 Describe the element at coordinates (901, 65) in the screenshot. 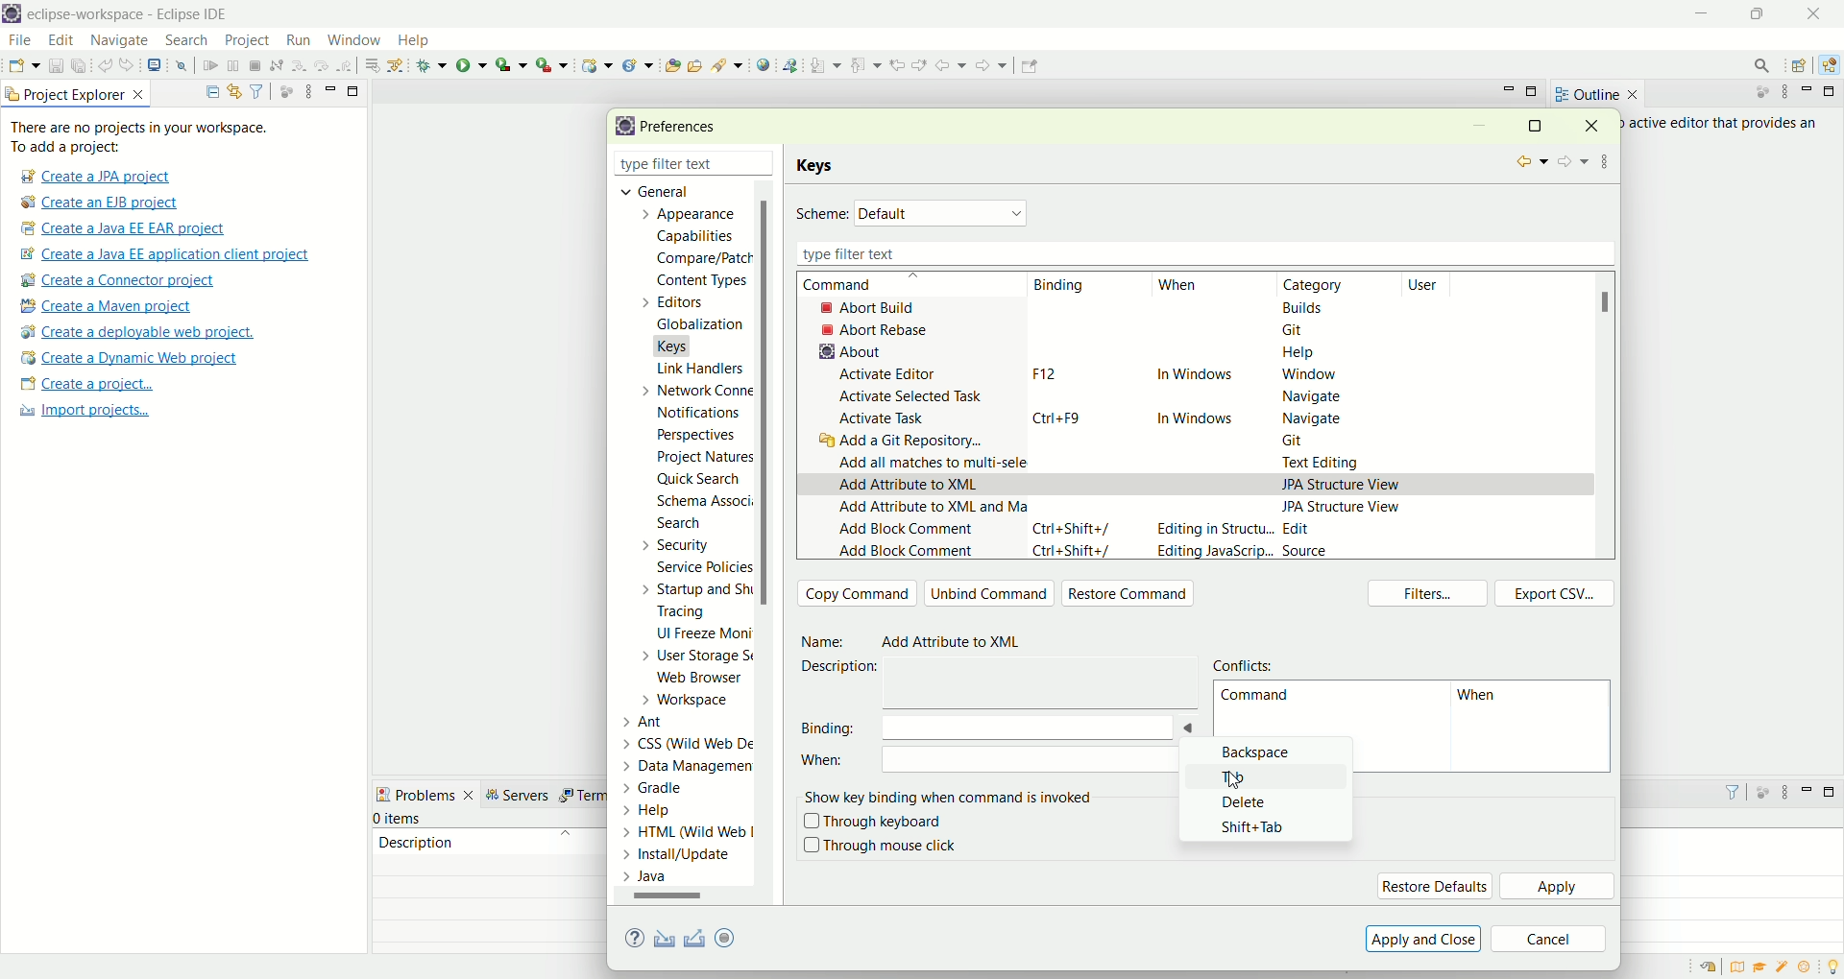

I see `previous edit location` at that location.